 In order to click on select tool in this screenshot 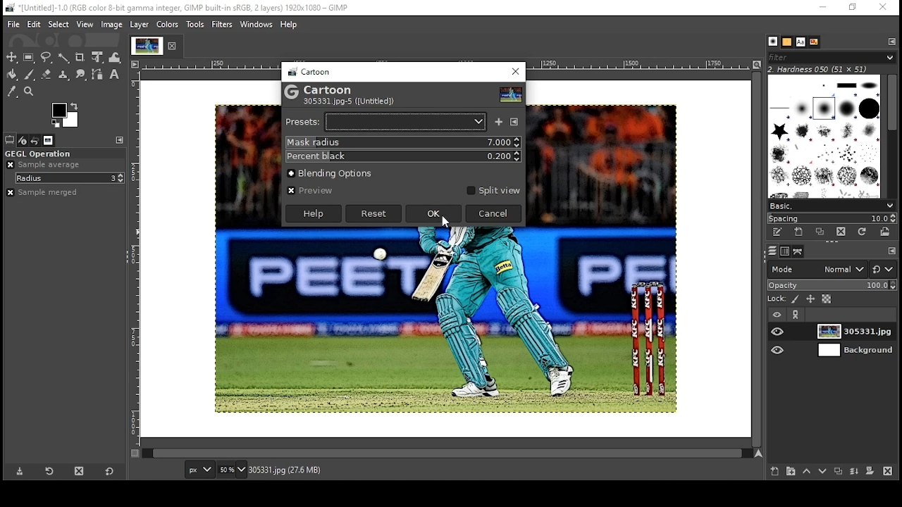, I will do `click(12, 57)`.